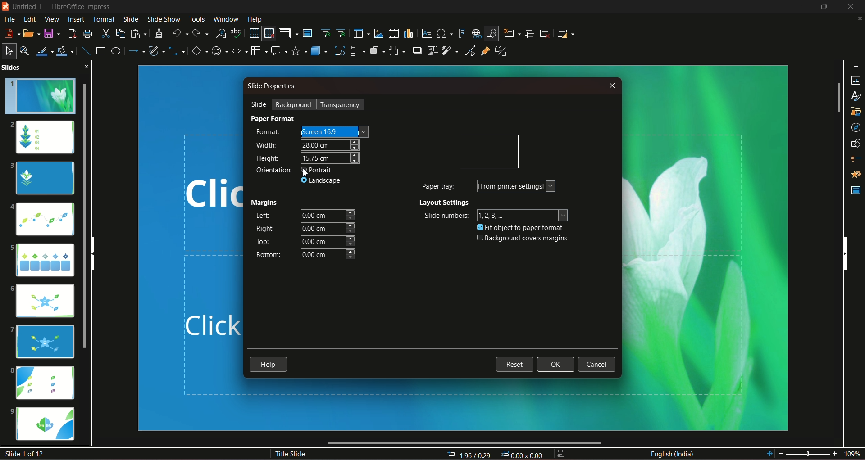 Image resolution: width=865 pixels, height=460 pixels. Describe the element at coordinates (561, 453) in the screenshot. I see `save` at that location.